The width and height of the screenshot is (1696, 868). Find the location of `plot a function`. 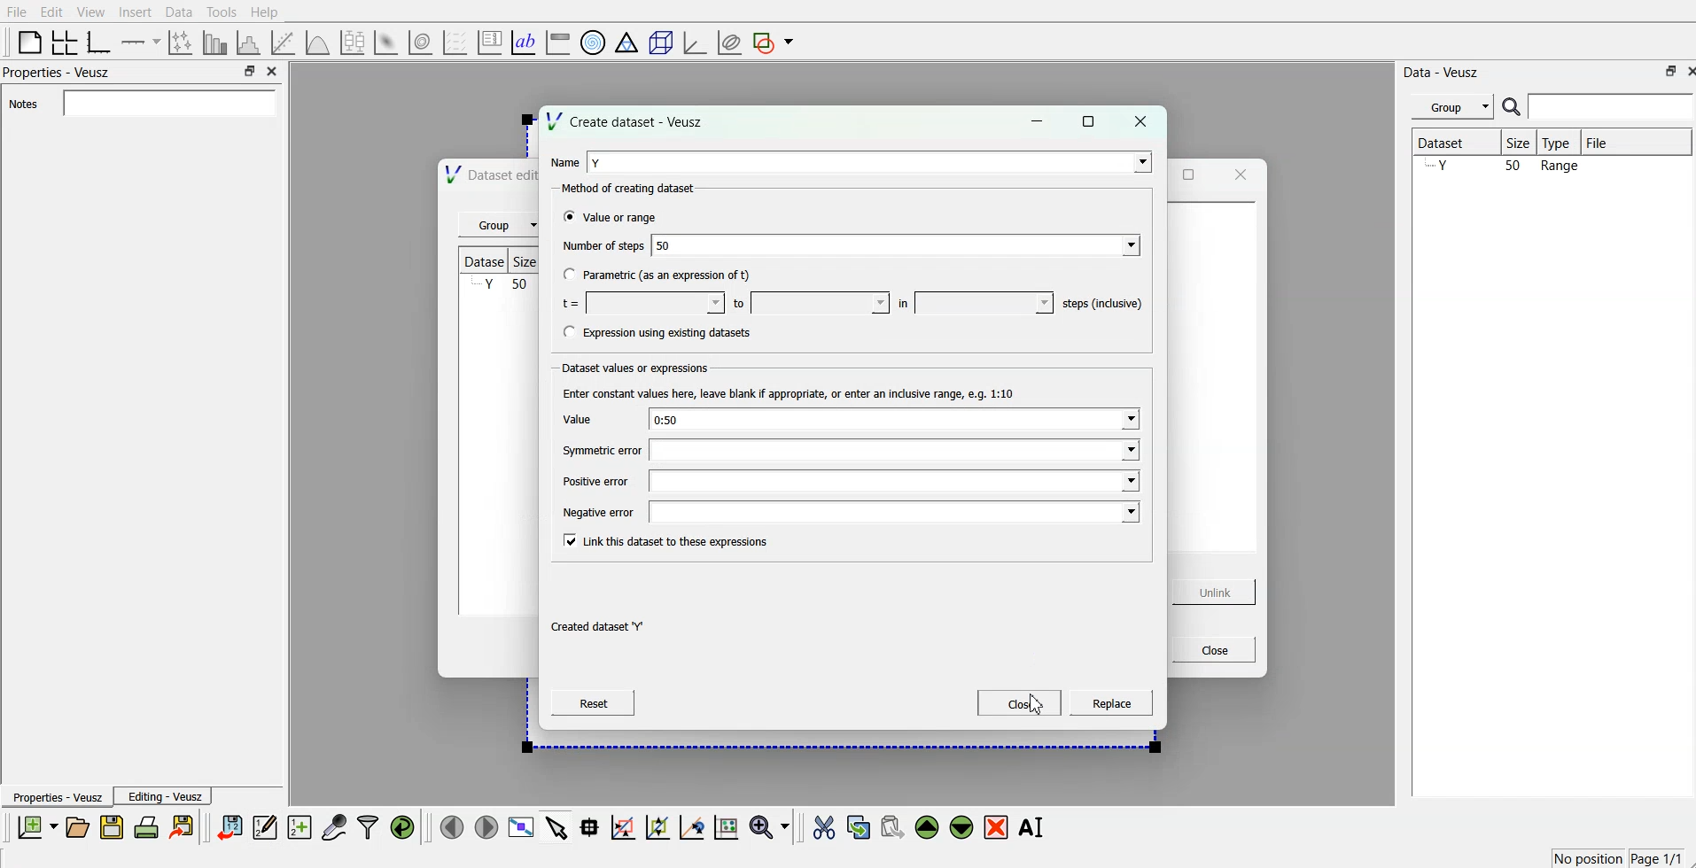

plot a function is located at coordinates (319, 40).